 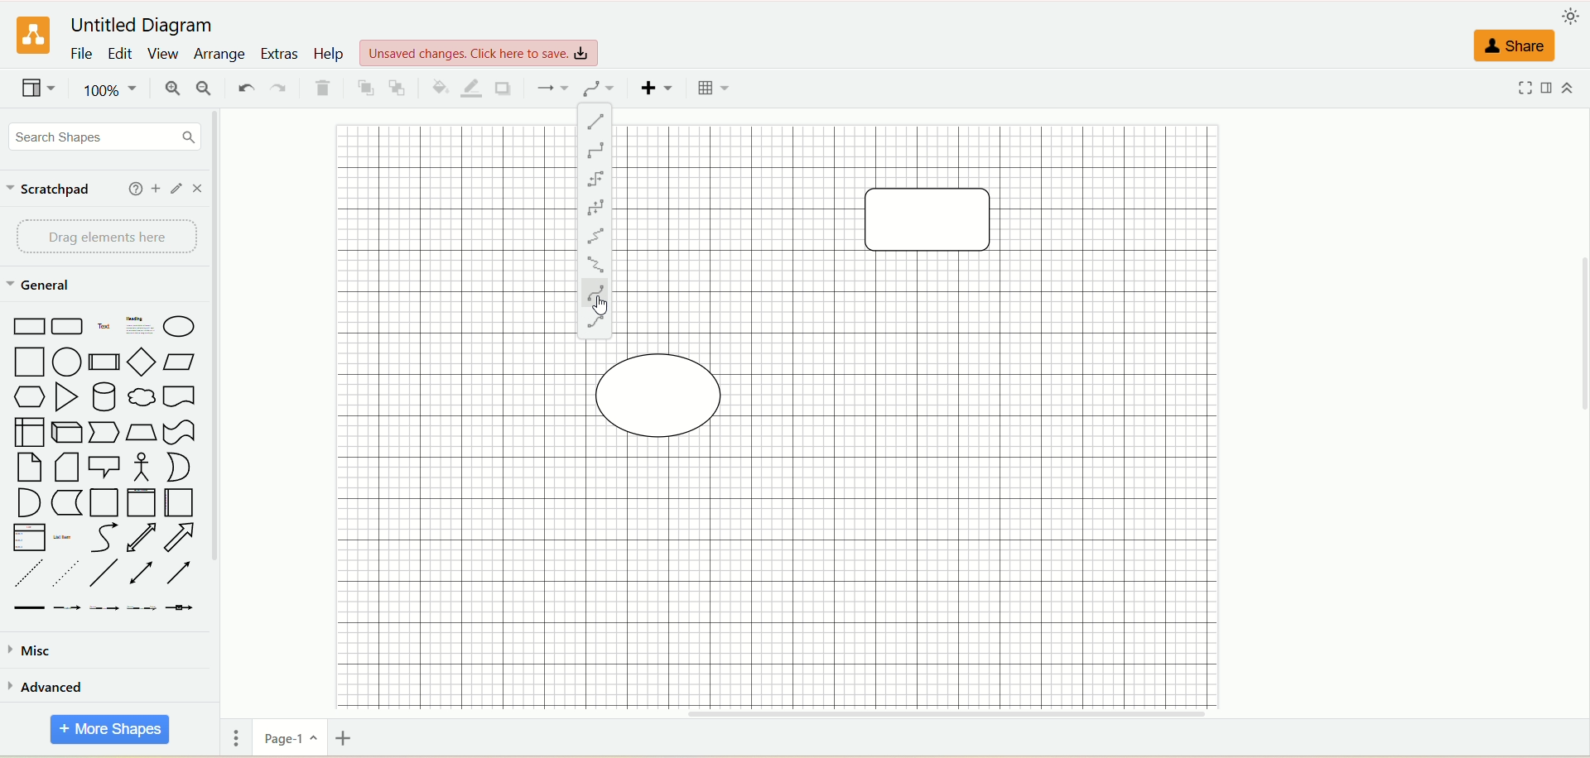 What do you see at coordinates (551, 87) in the screenshot?
I see `connection` at bounding box center [551, 87].